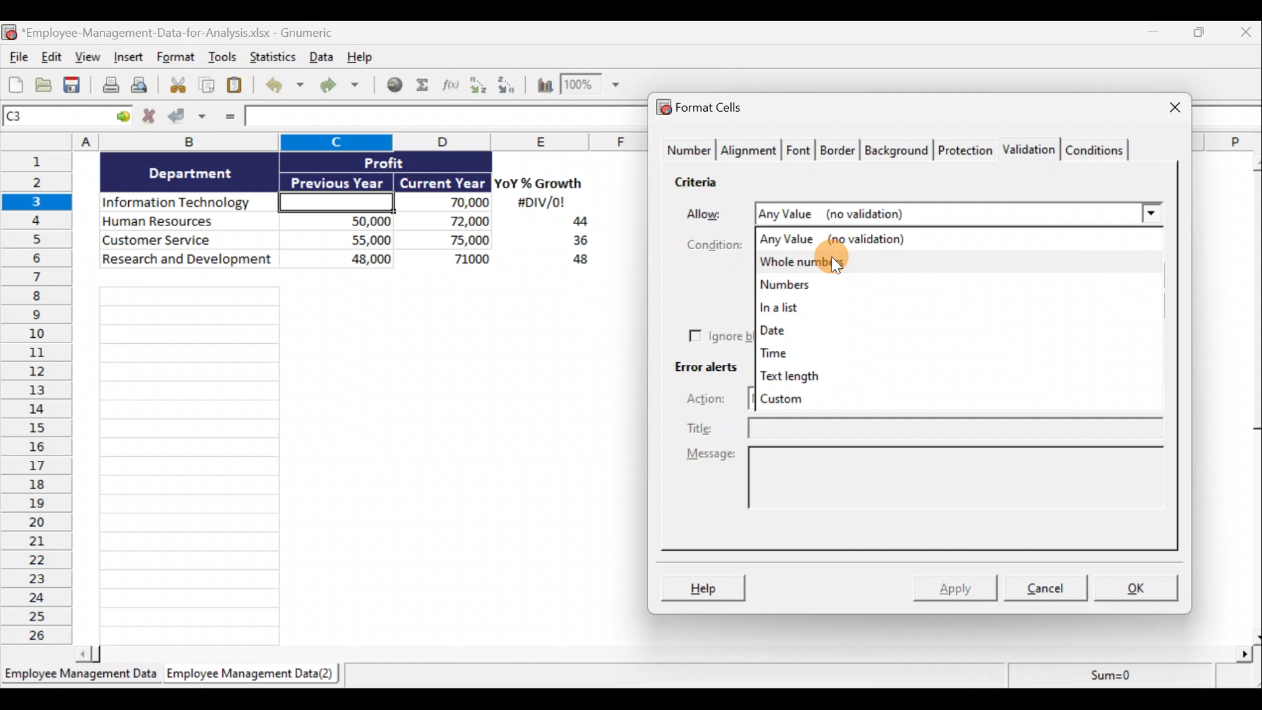 The height and width of the screenshot is (710, 1262). What do you see at coordinates (176, 59) in the screenshot?
I see `Format` at bounding box center [176, 59].